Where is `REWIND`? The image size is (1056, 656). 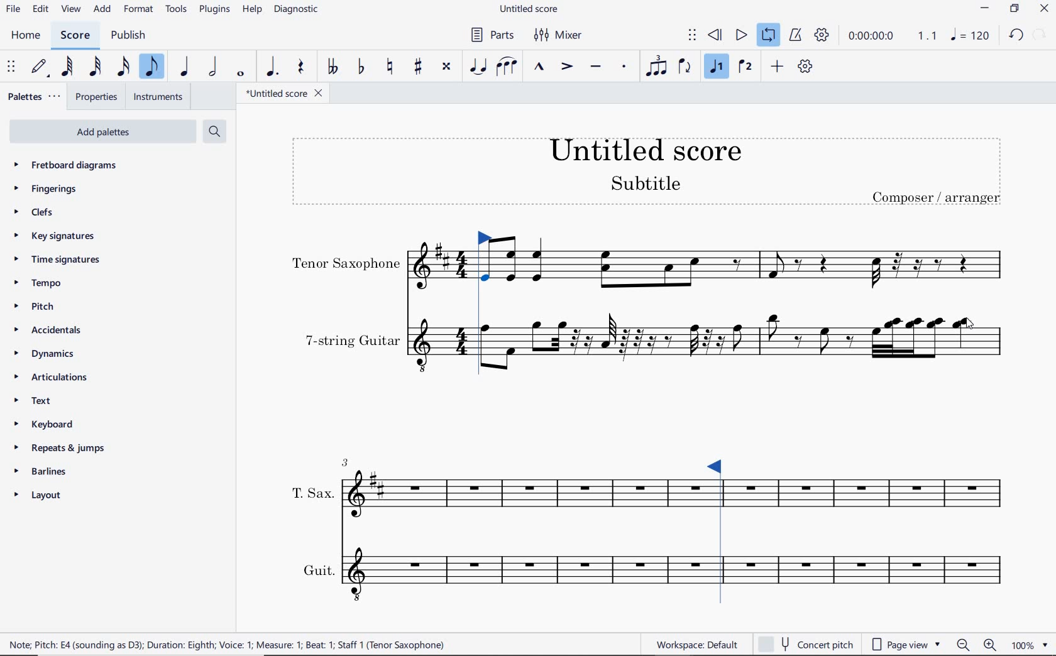 REWIND is located at coordinates (717, 34).